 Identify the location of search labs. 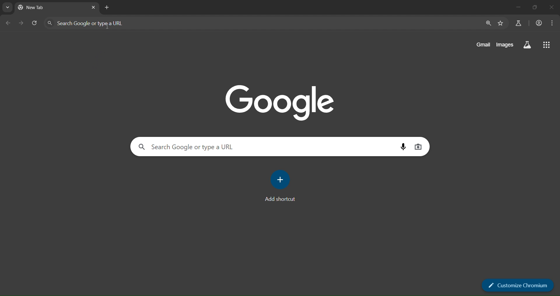
(526, 45).